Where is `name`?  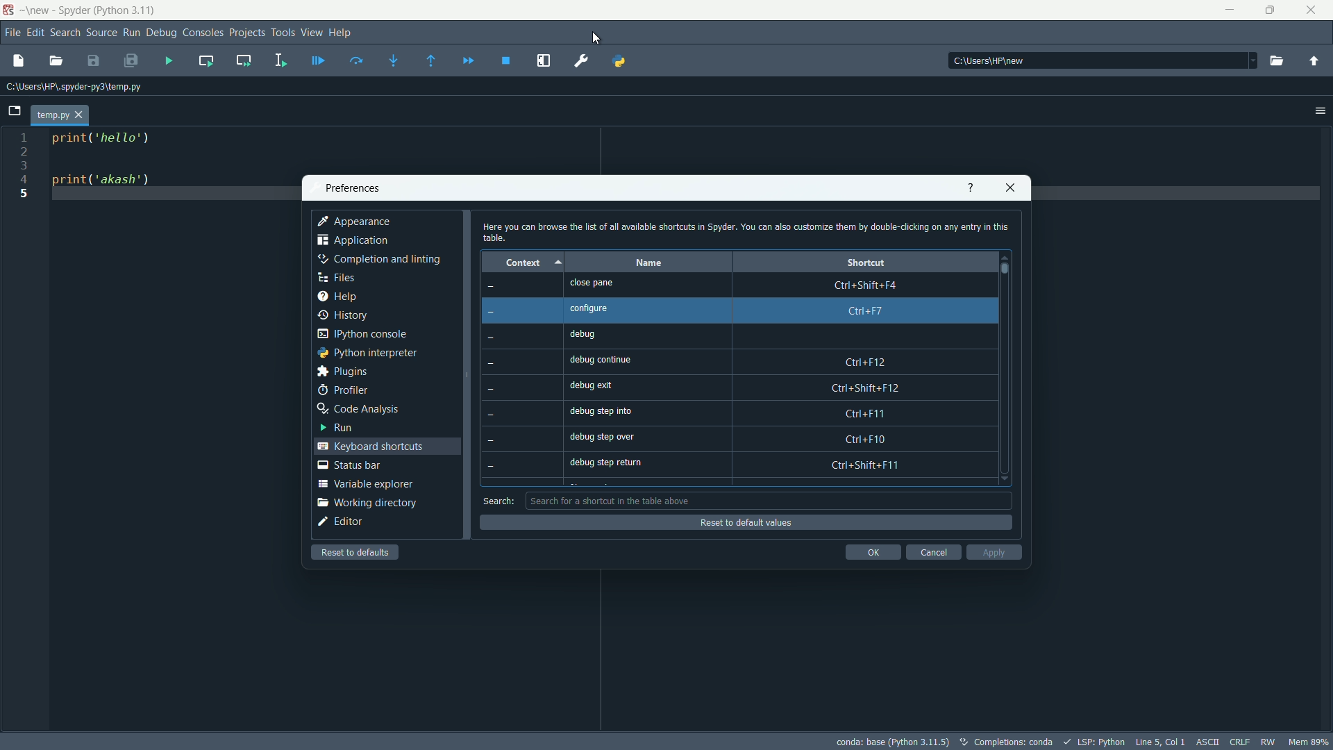 name is located at coordinates (647, 262).